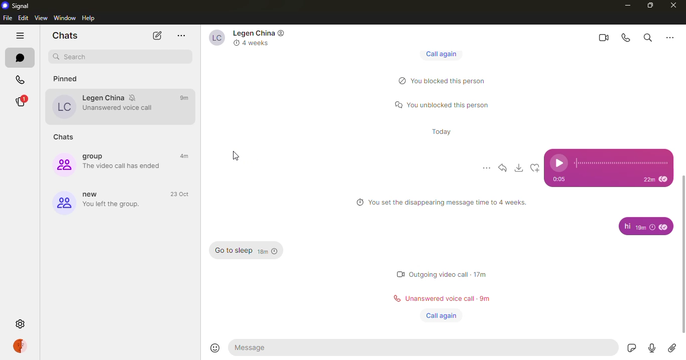  I want to click on pinned, so click(70, 80).